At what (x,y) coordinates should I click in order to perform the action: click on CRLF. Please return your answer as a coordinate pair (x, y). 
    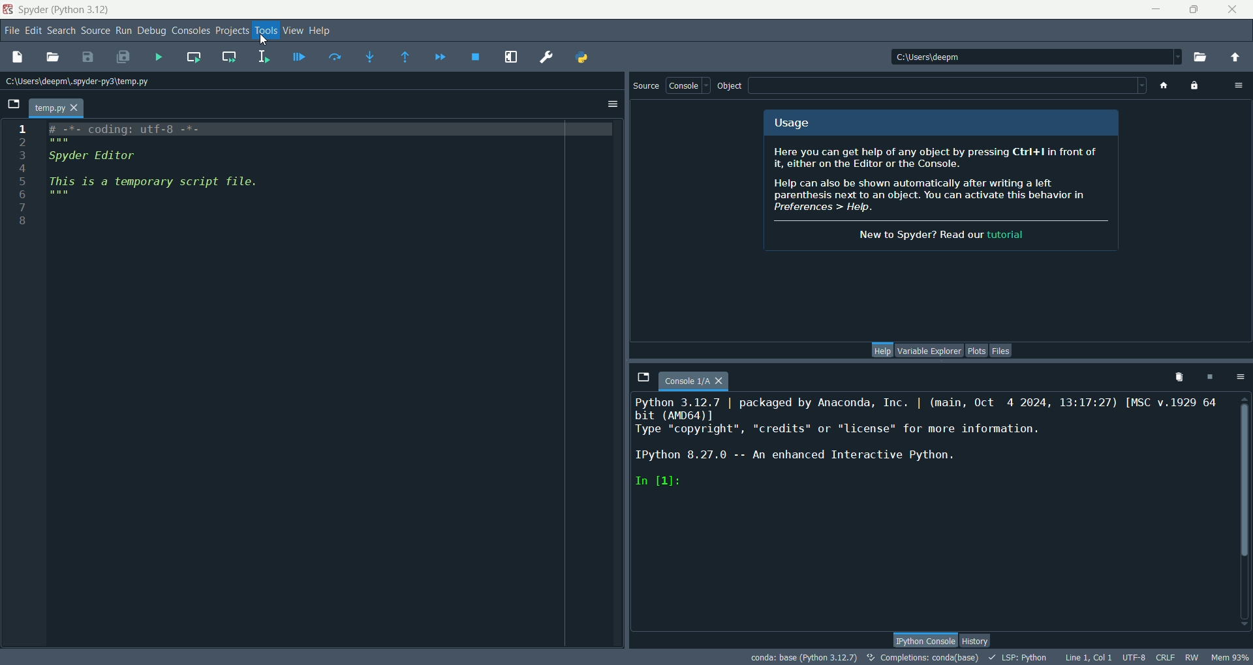
    Looking at the image, I should click on (1168, 658).